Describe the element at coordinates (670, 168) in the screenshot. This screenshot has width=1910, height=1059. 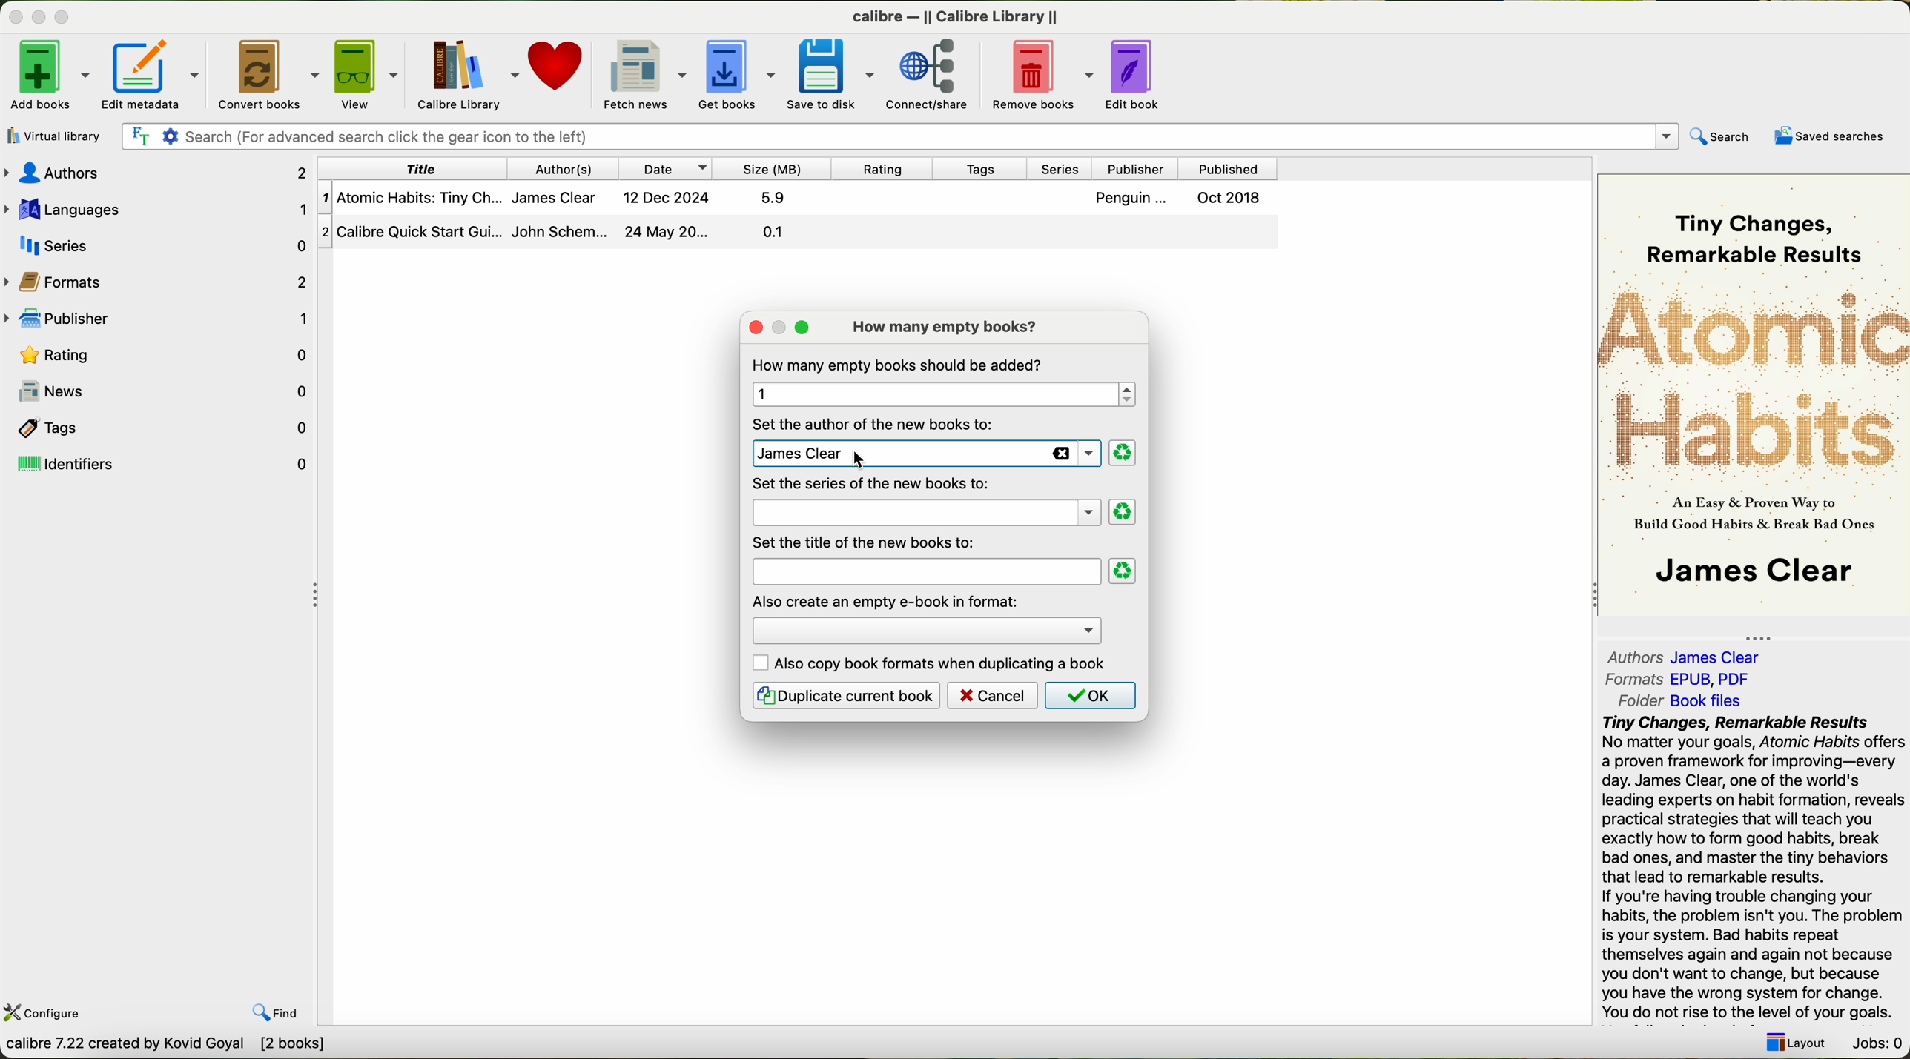
I see `date` at that location.